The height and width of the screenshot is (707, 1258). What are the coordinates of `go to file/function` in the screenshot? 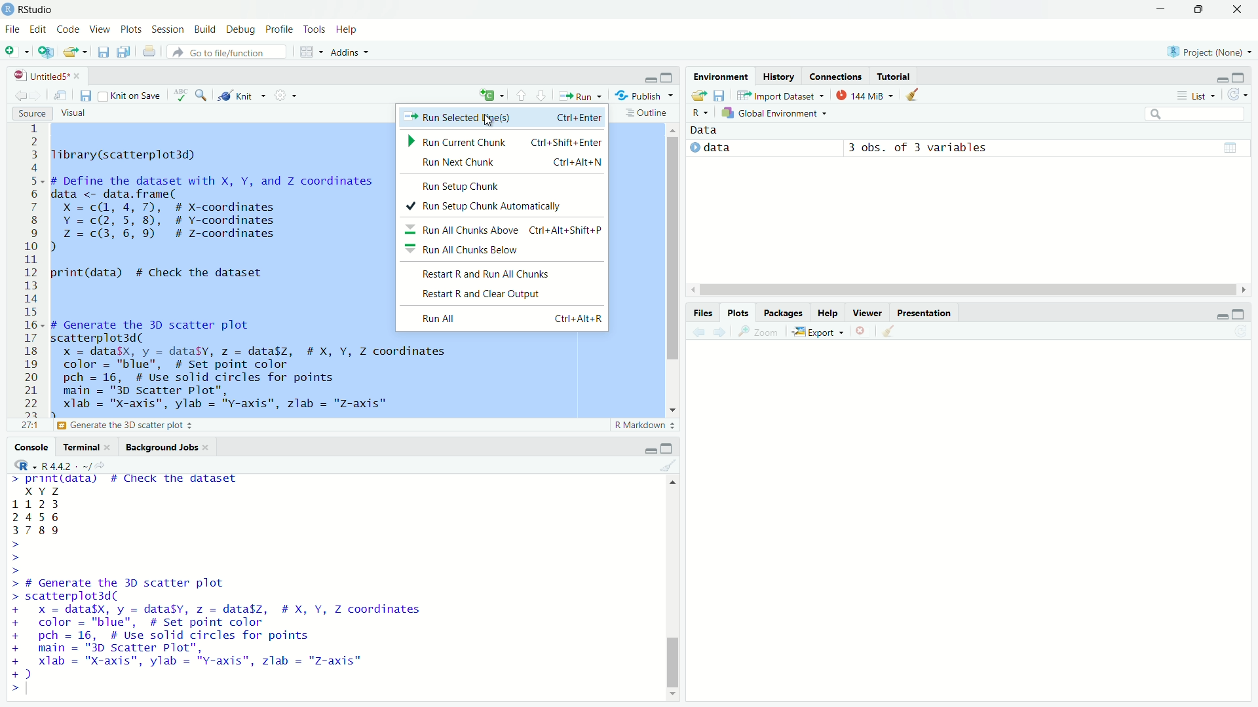 It's located at (230, 52).